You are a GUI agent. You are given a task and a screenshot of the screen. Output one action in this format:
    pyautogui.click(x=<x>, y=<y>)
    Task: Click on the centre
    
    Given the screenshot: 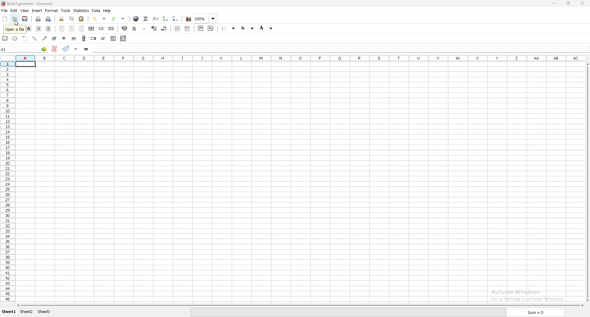 What is the action you would take?
    pyautogui.click(x=72, y=29)
    